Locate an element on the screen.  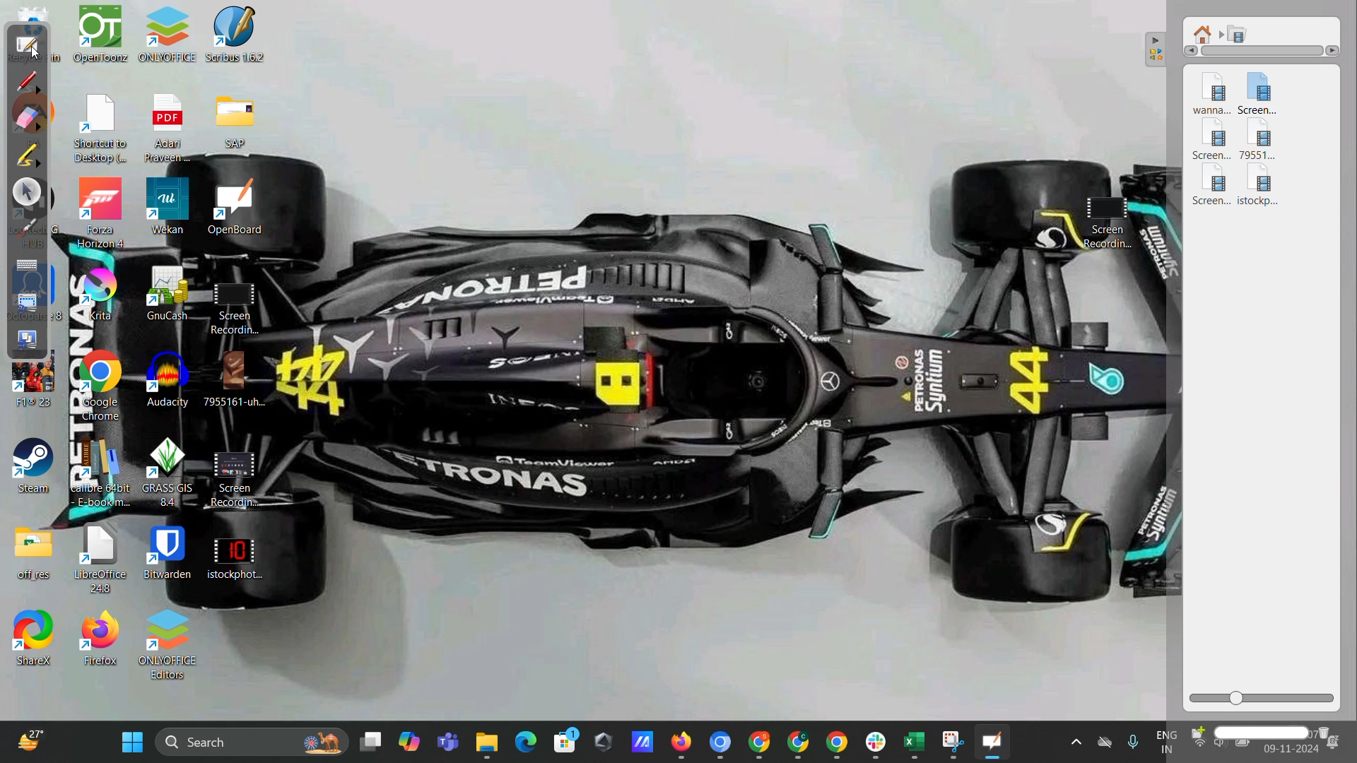
Wekan is located at coordinates (169, 208).